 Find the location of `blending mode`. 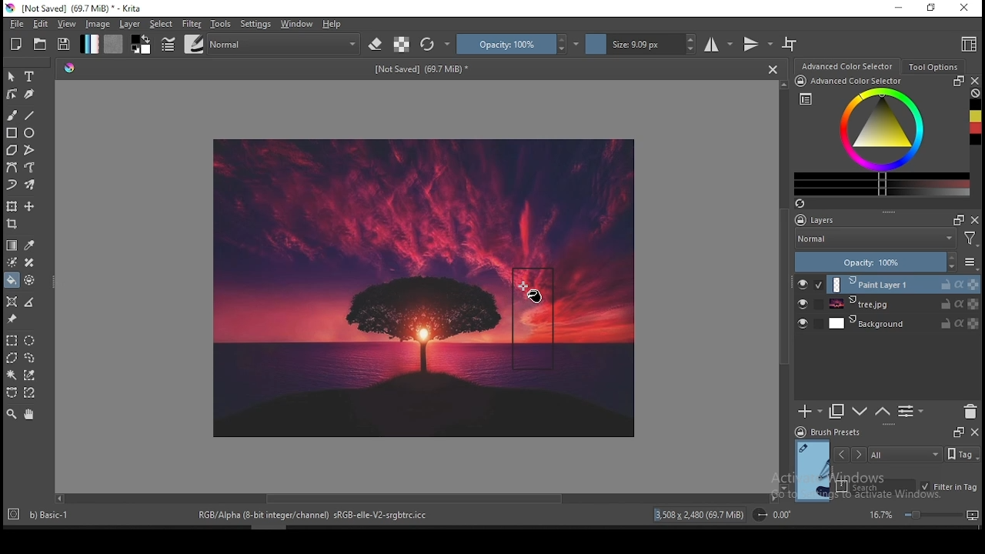

blending mode is located at coordinates (285, 43).